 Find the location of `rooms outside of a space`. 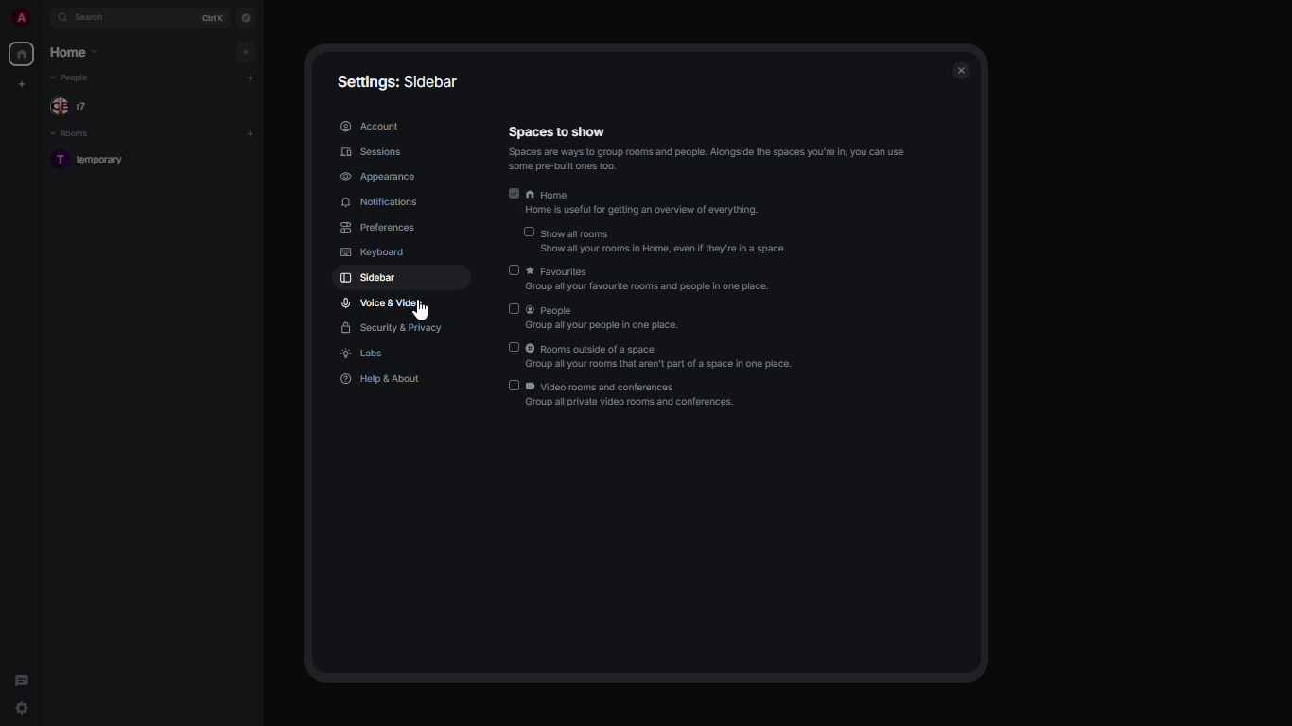

rooms outside of a space is located at coordinates (664, 356).